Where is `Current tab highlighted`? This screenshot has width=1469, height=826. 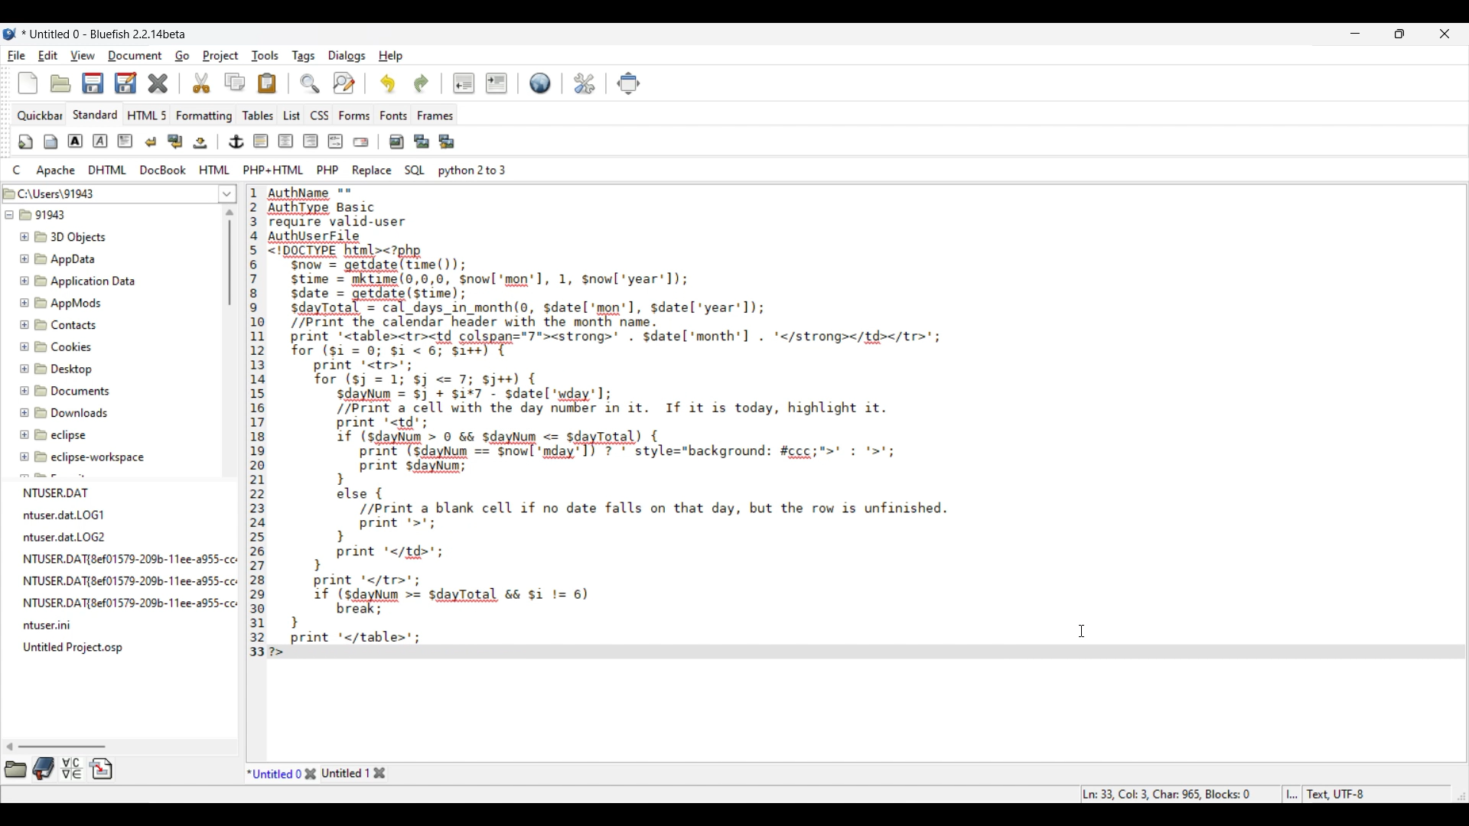
Current tab highlighted is located at coordinates (275, 772).